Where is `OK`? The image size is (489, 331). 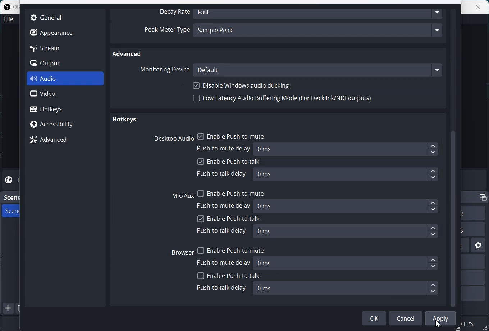 OK is located at coordinates (374, 318).